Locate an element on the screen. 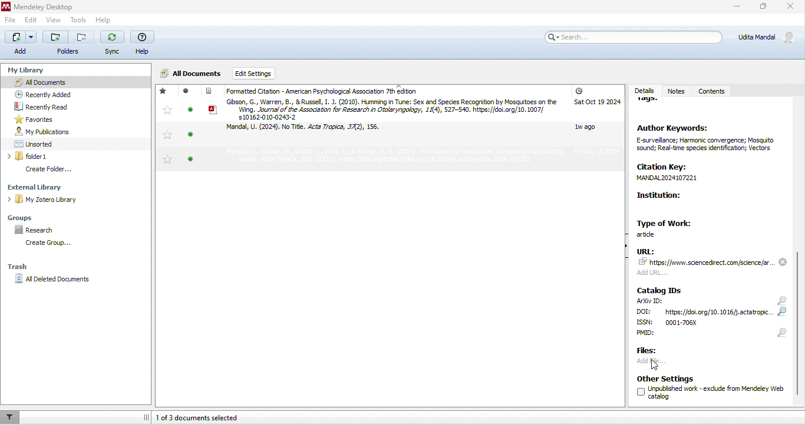 This screenshot has height=425, width=805. 1 of 3 documents selected is located at coordinates (212, 417).